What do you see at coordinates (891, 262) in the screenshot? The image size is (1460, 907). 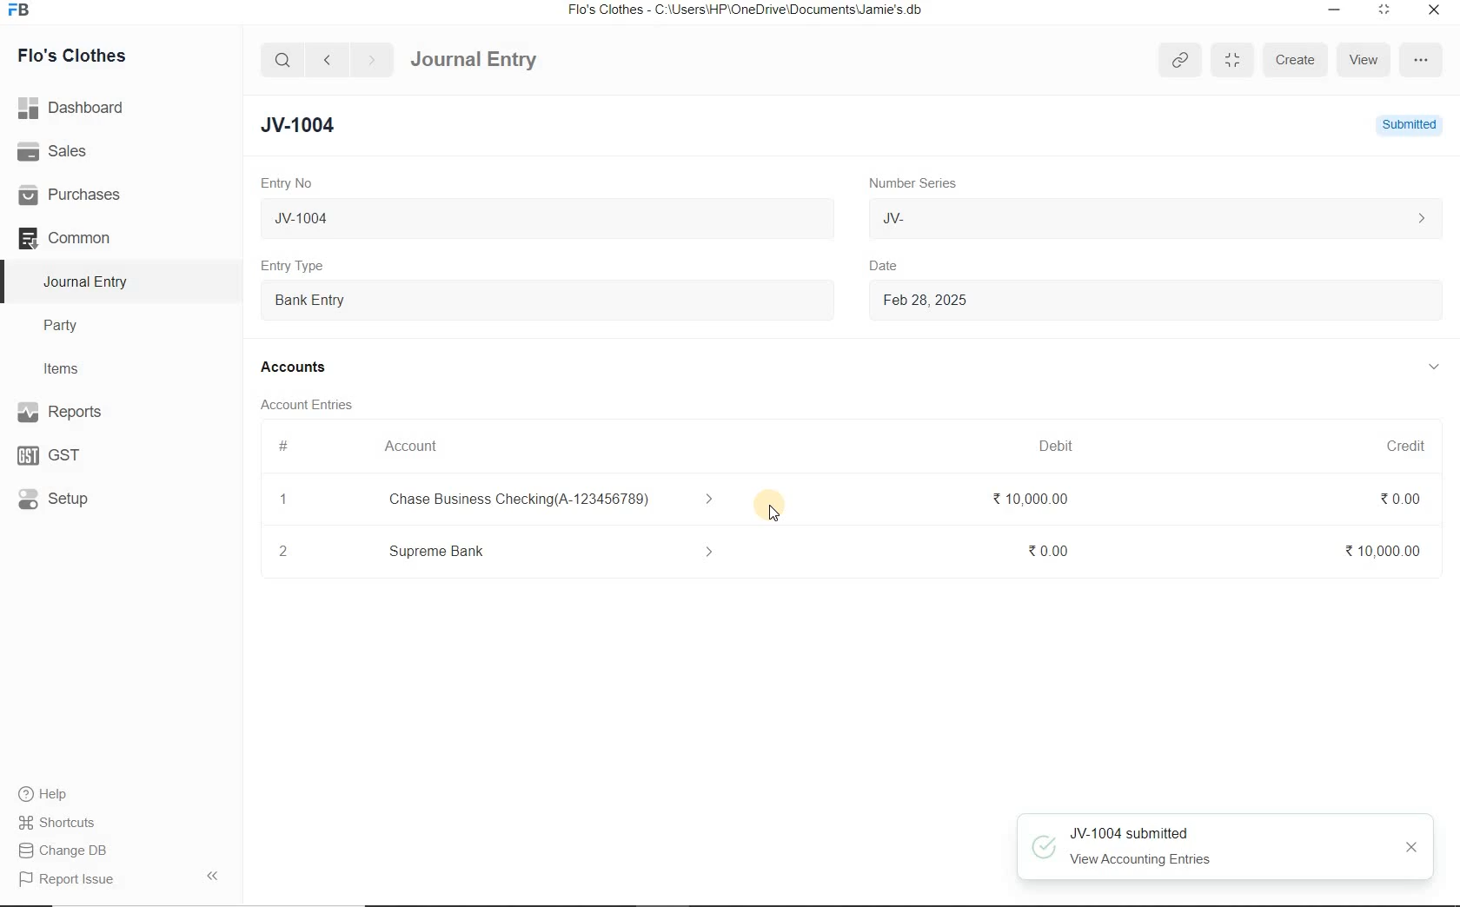 I see `Date` at bounding box center [891, 262].